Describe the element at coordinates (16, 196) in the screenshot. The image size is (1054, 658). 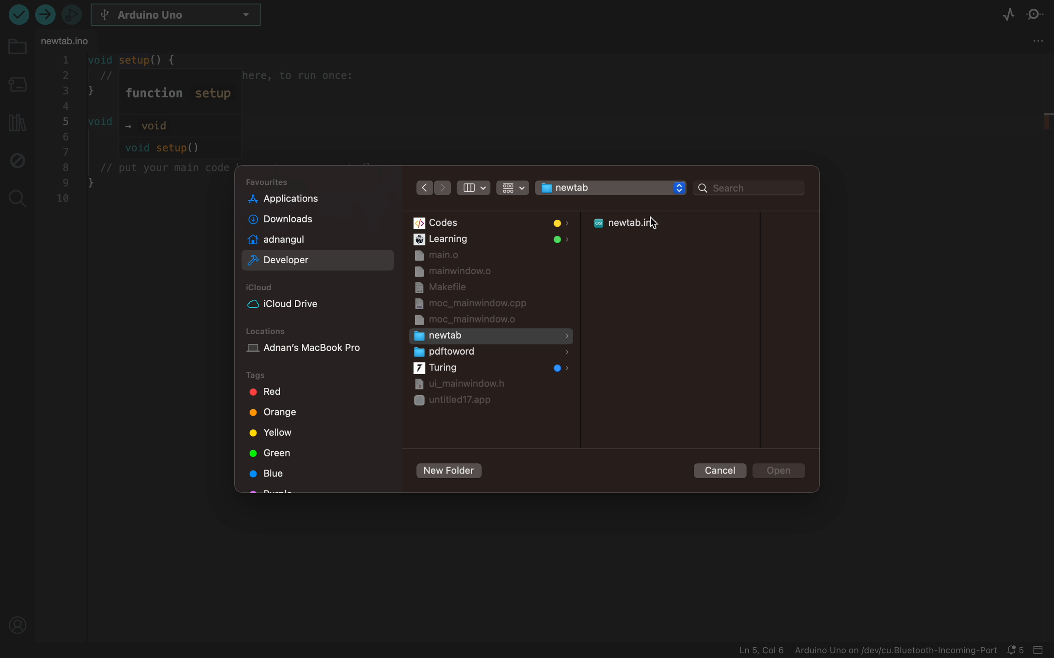
I see `search` at that location.